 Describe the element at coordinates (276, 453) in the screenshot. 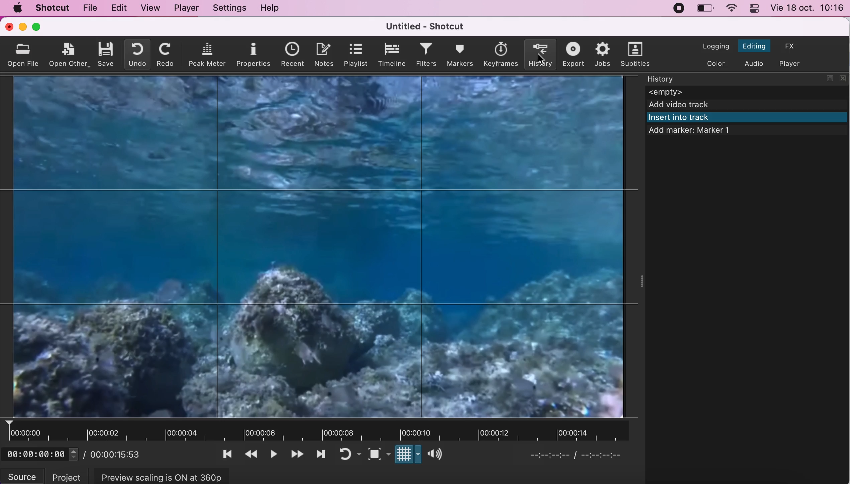

I see `toggle play or pause` at that location.